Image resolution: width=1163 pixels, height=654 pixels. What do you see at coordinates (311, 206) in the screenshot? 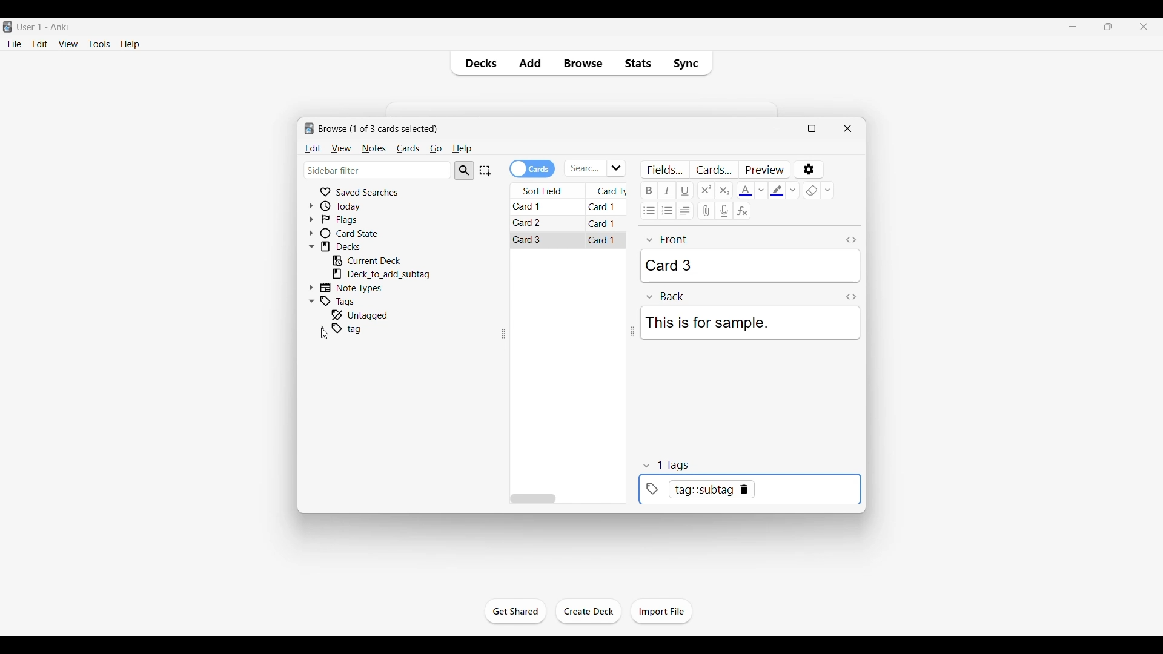
I see `Click to expand Today` at bounding box center [311, 206].